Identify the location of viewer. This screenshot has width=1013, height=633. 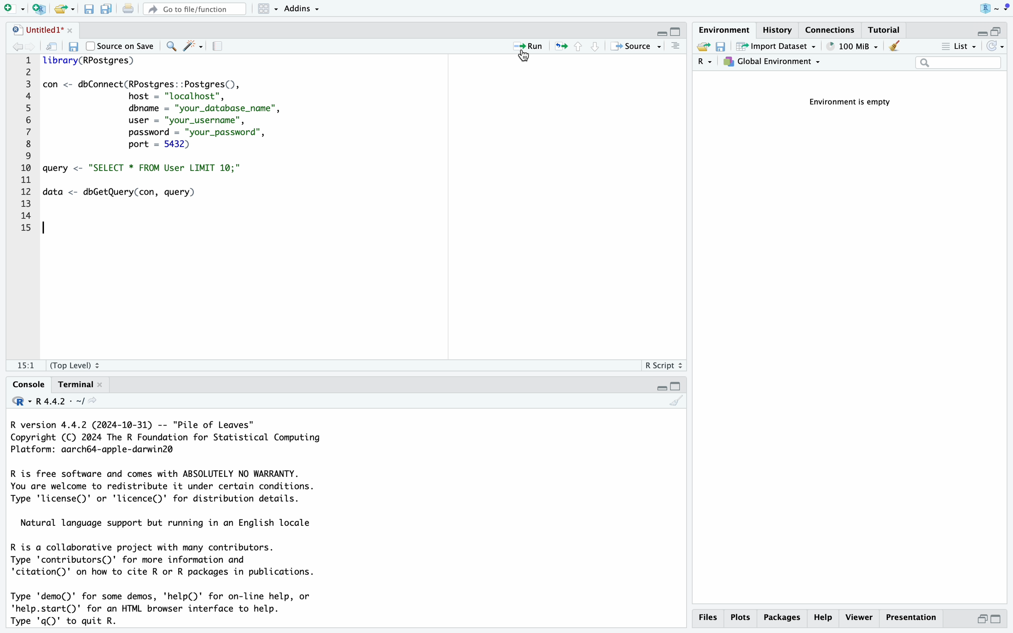
(859, 618).